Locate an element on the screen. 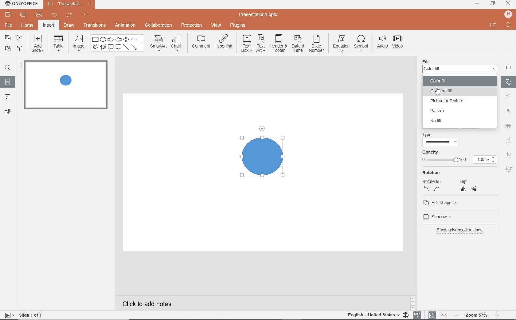  flip is located at coordinates (469, 180).